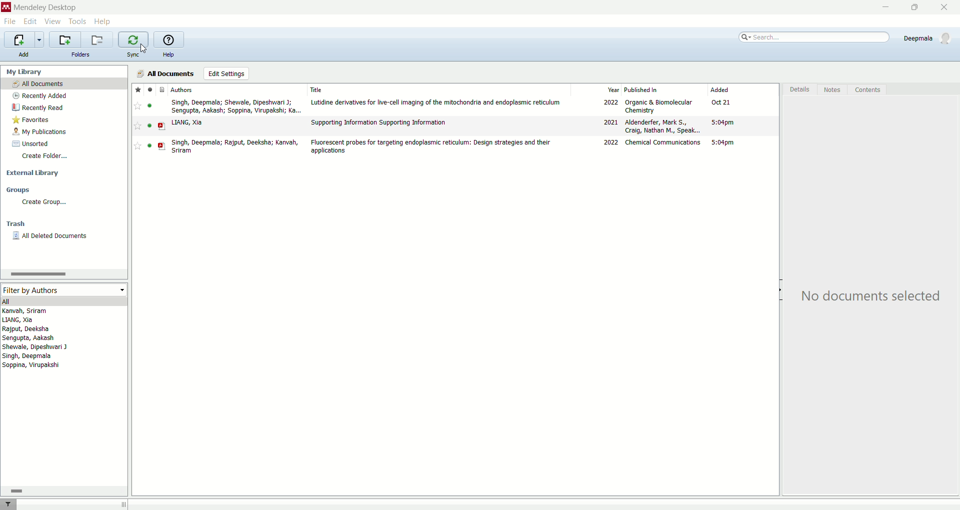 The width and height of the screenshot is (960, 510). What do you see at coordinates (6, 7) in the screenshot?
I see `Mendeley logo` at bounding box center [6, 7].